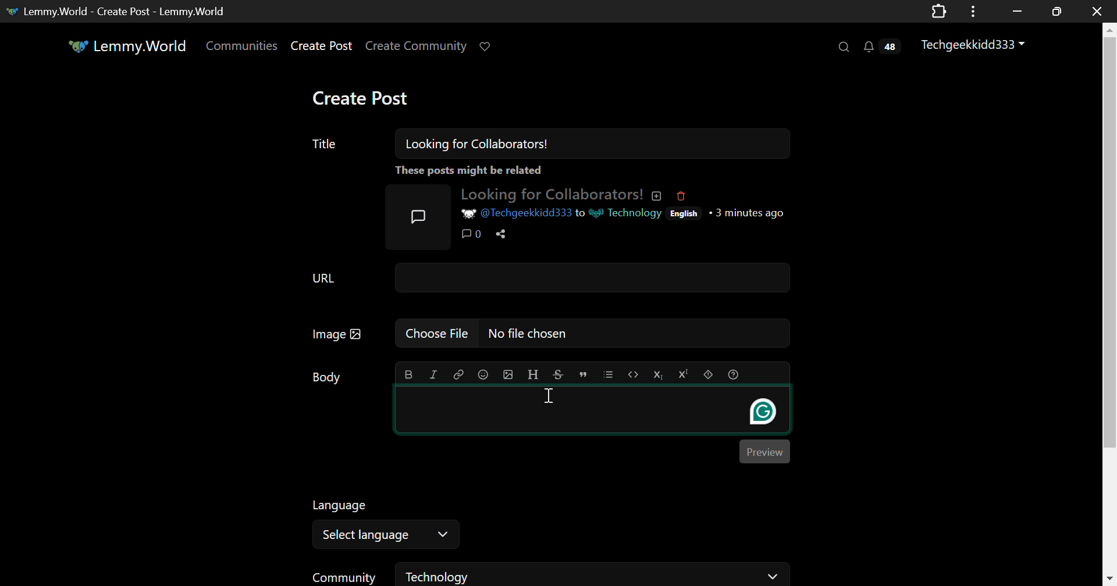  I want to click on subscript, so click(659, 374).